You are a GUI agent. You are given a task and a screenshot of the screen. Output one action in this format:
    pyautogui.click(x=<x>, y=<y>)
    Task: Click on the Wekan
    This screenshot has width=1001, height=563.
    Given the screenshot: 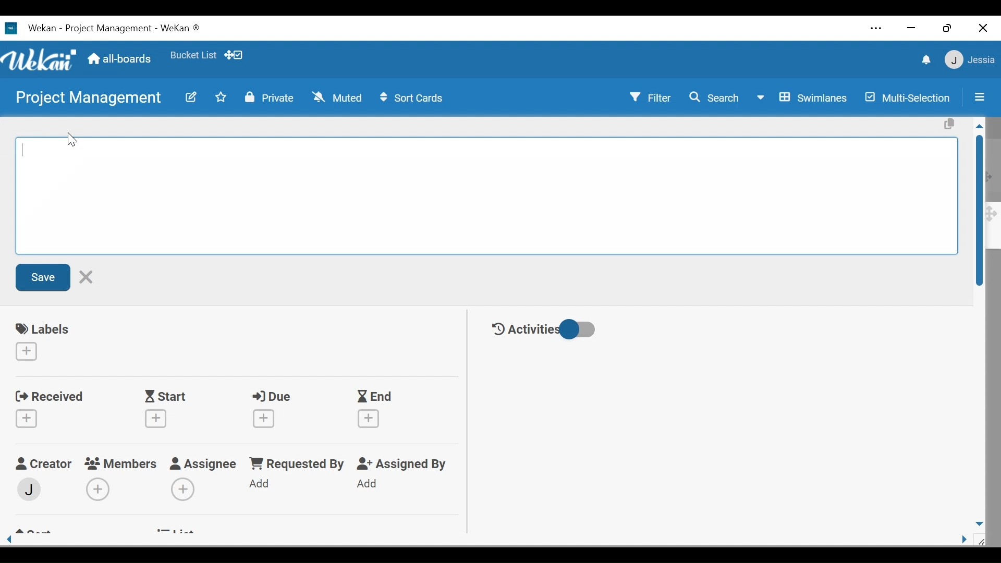 What is the action you would take?
    pyautogui.click(x=180, y=29)
    